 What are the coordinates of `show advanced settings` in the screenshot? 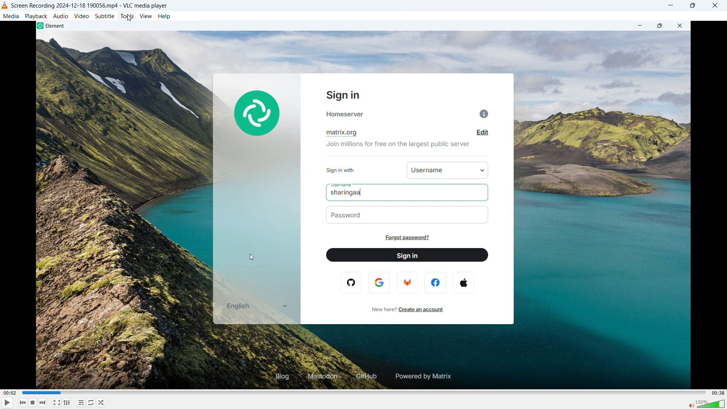 It's located at (68, 403).